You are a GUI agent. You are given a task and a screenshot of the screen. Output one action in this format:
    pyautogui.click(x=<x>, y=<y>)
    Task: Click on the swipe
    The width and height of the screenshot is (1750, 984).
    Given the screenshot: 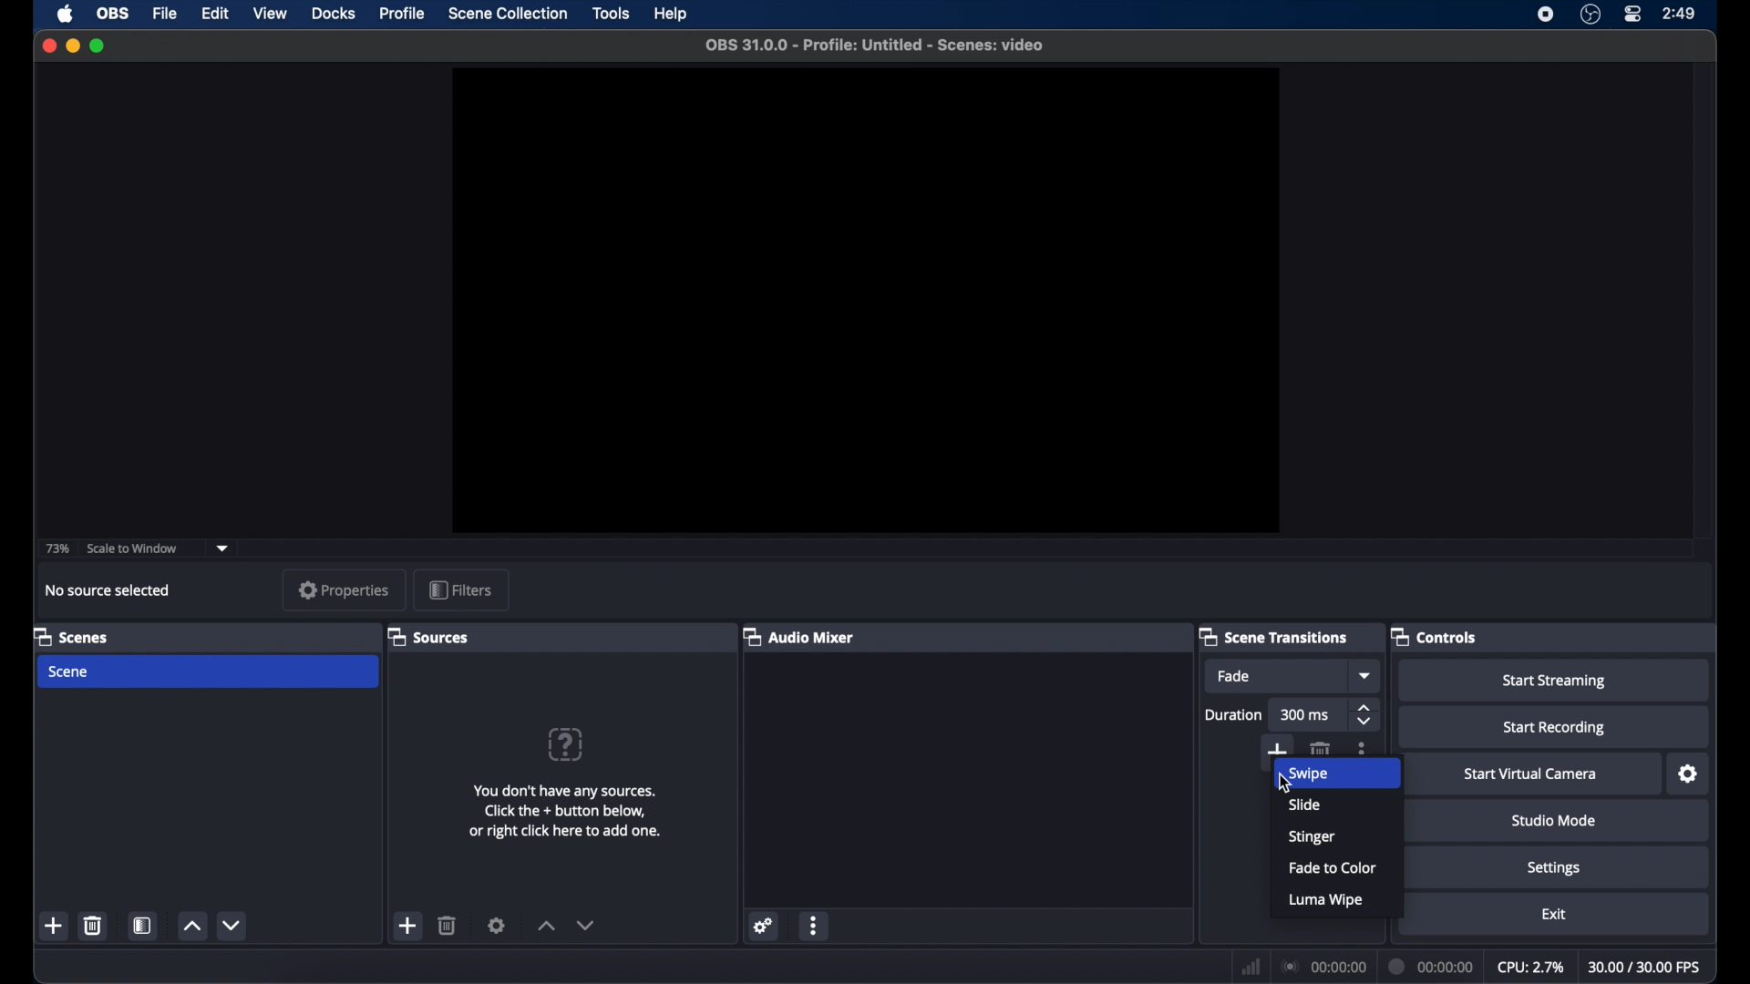 What is the action you would take?
    pyautogui.click(x=1317, y=773)
    